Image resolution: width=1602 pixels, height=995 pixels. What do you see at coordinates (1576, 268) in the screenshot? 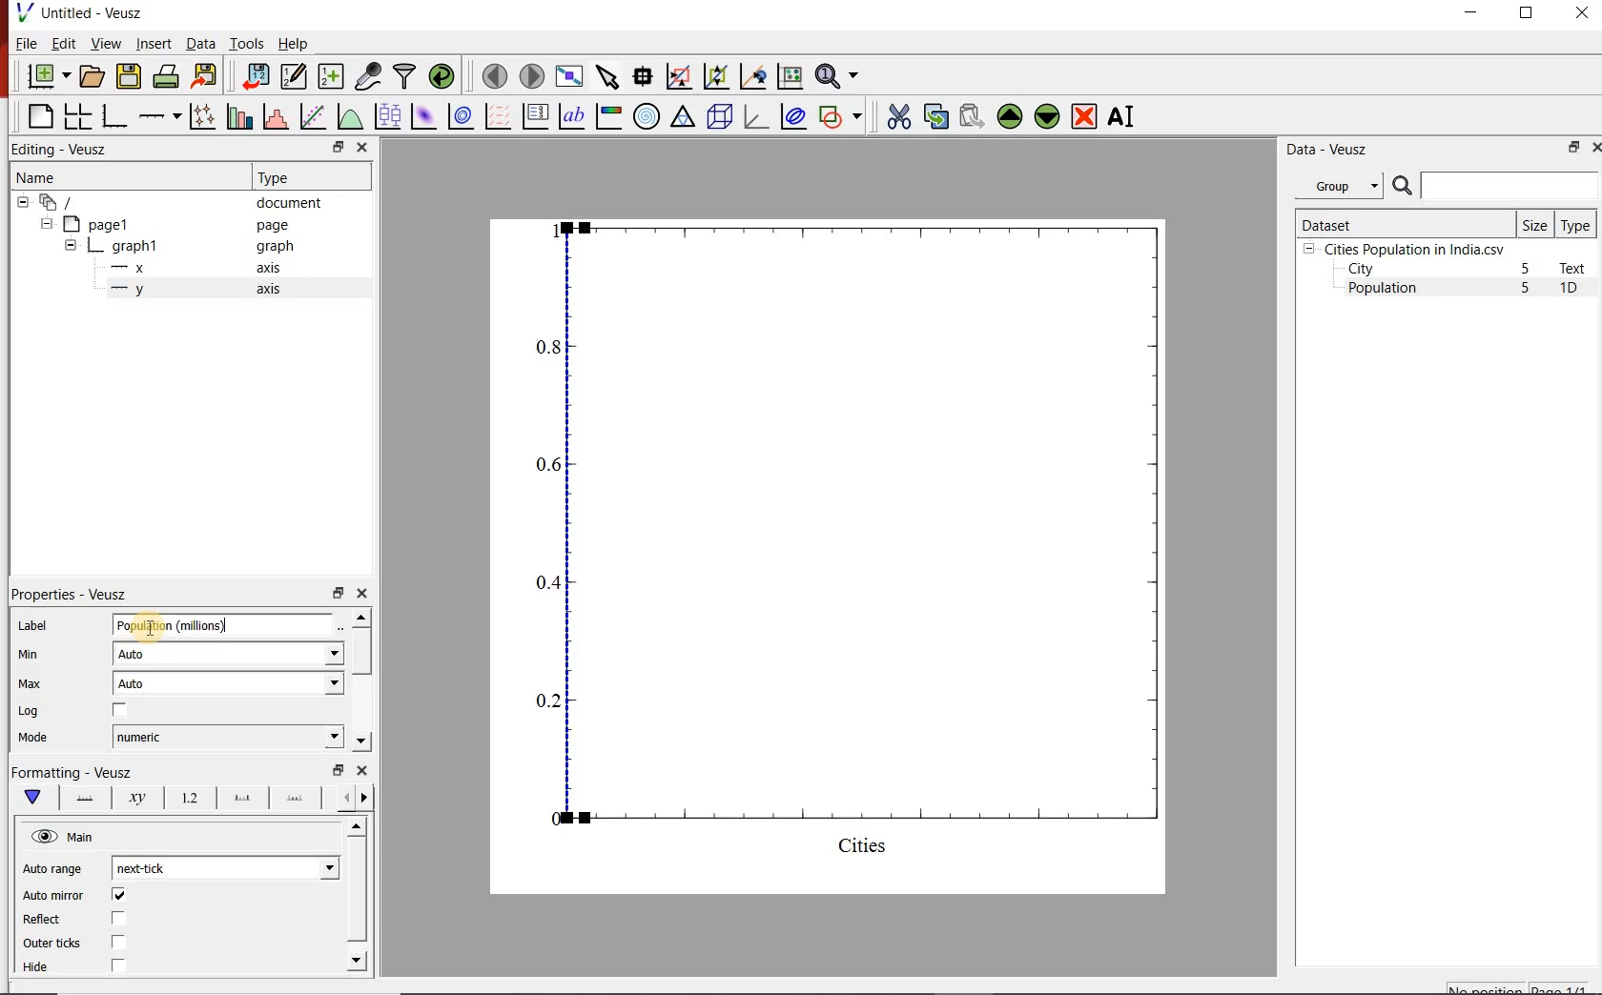
I see `Text` at bounding box center [1576, 268].